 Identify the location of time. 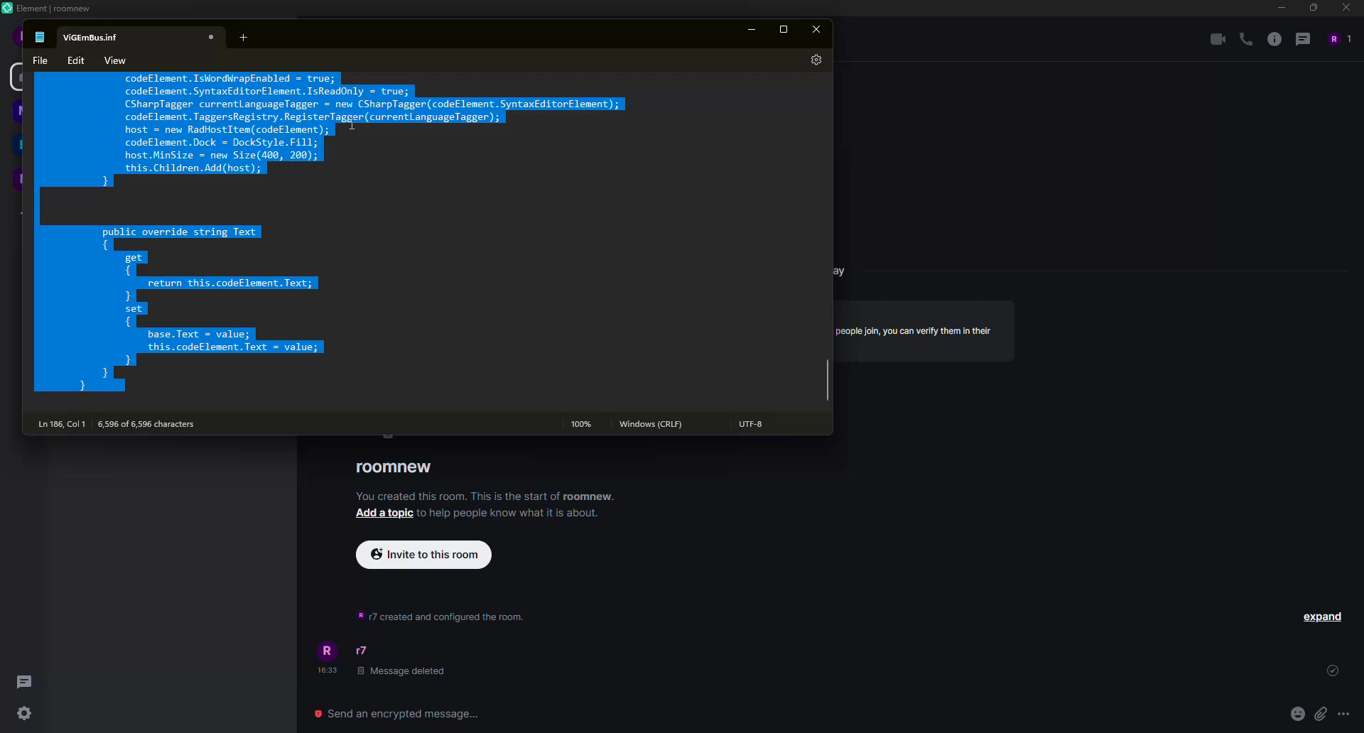
(329, 671).